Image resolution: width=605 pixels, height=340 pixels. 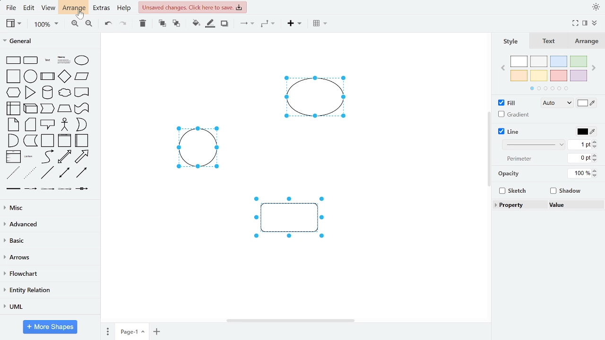 I want to click on 100%, so click(x=578, y=173).